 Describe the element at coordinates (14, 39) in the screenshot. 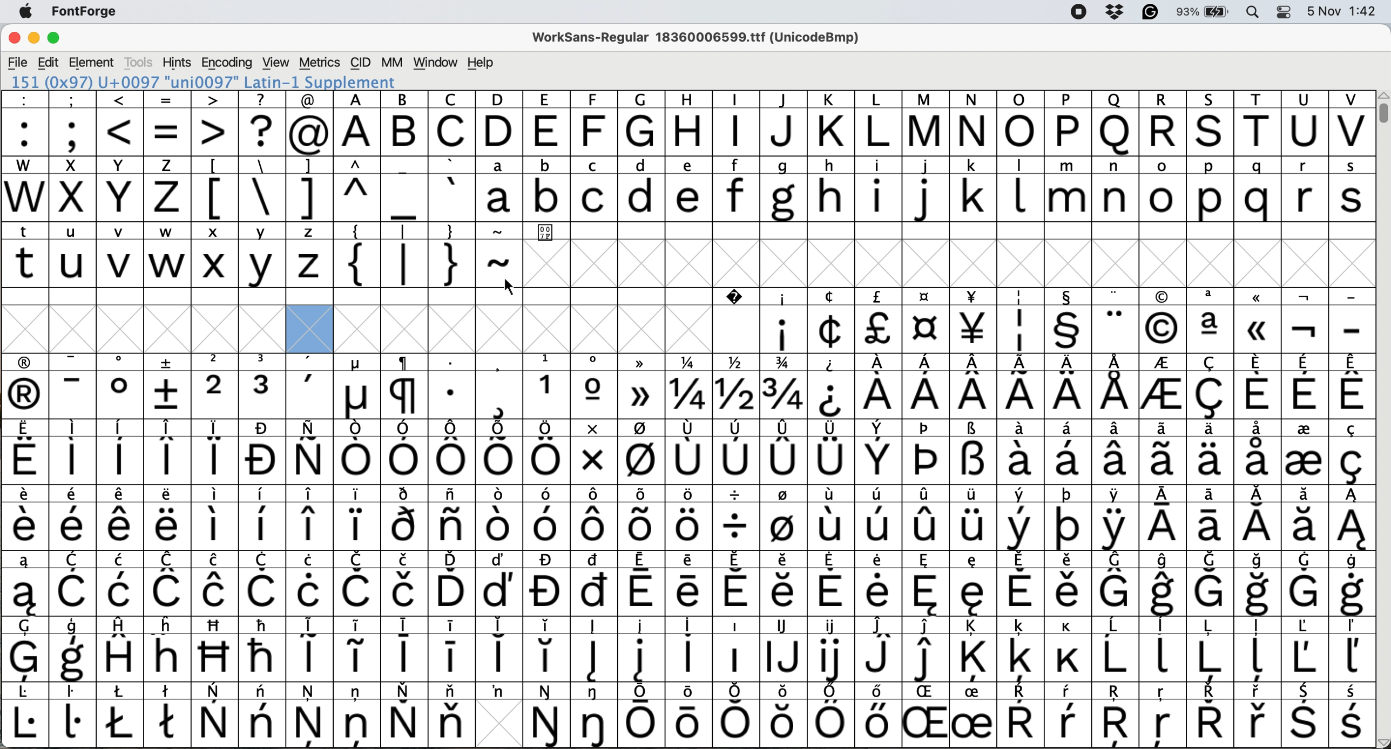

I see `close` at that location.